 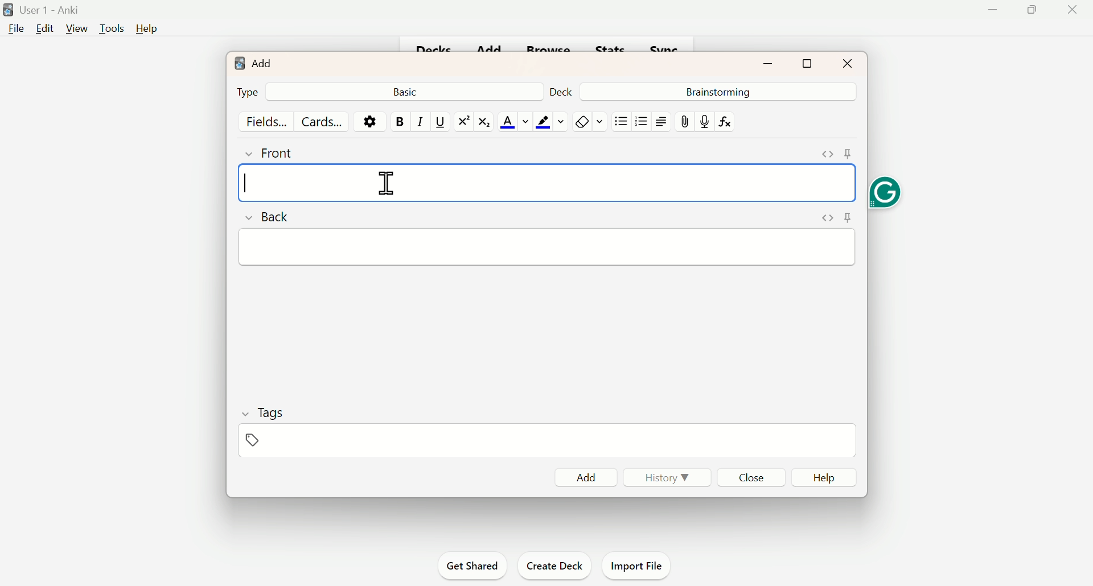 I want to click on , so click(x=109, y=26).